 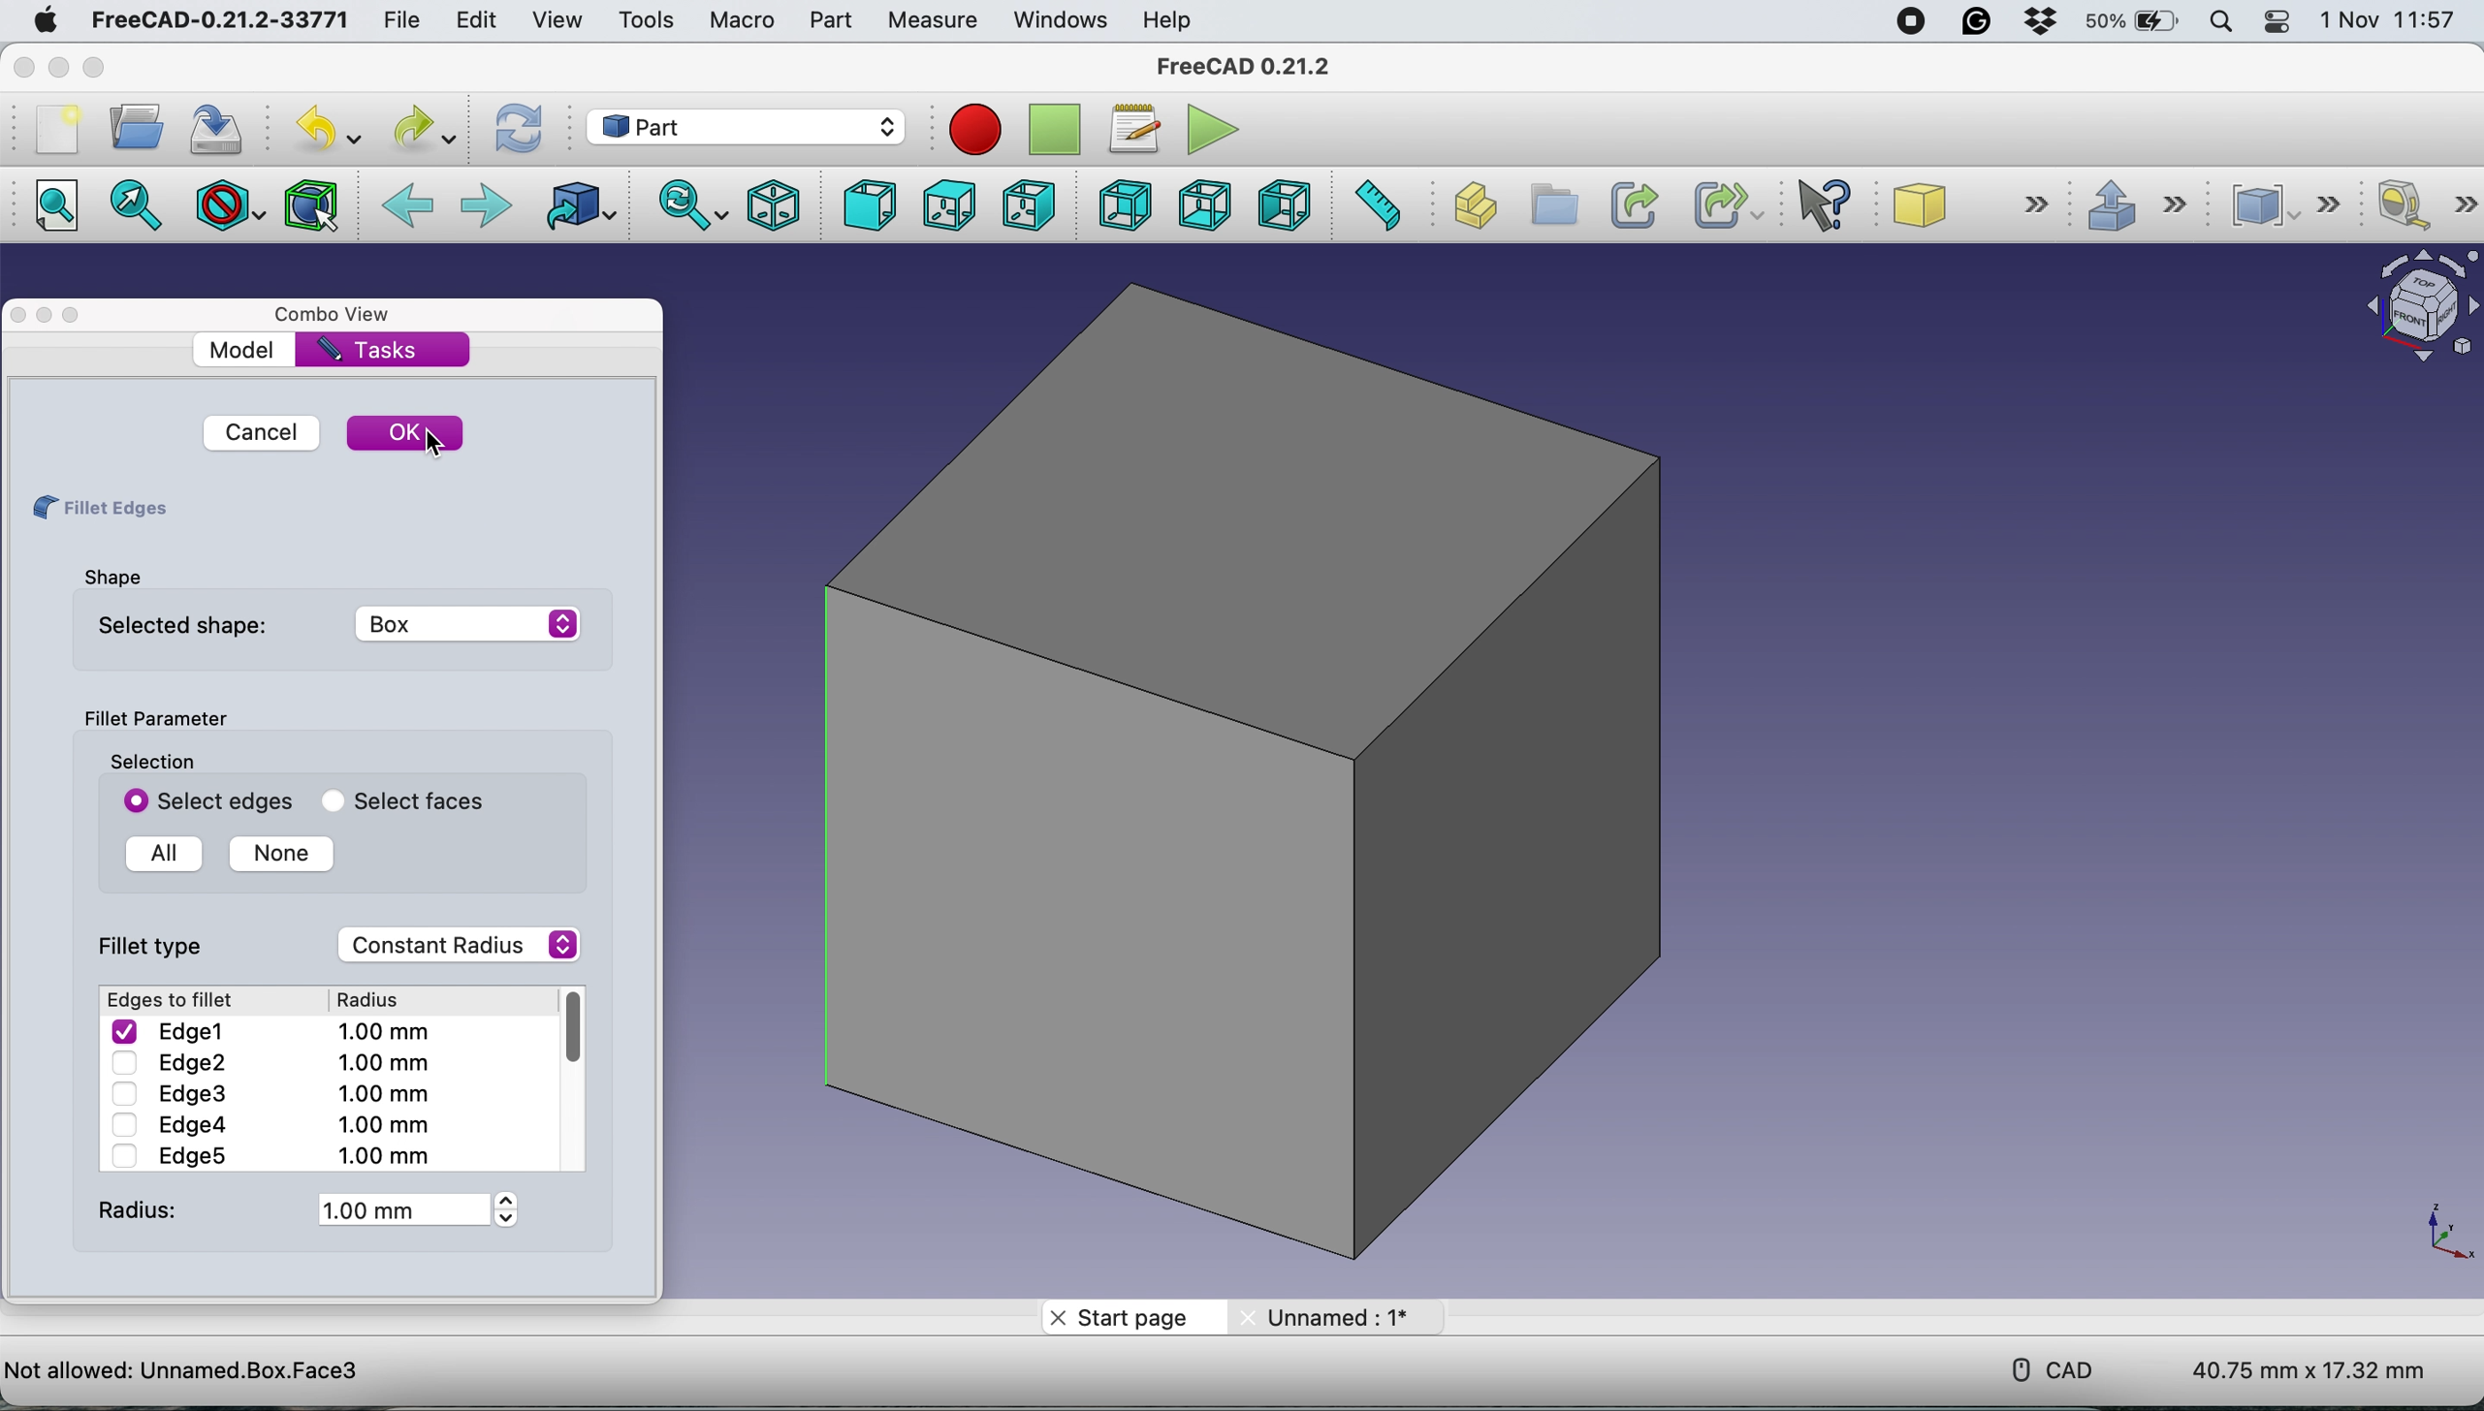 What do you see at coordinates (1205, 204) in the screenshot?
I see `bottom` at bounding box center [1205, 204].